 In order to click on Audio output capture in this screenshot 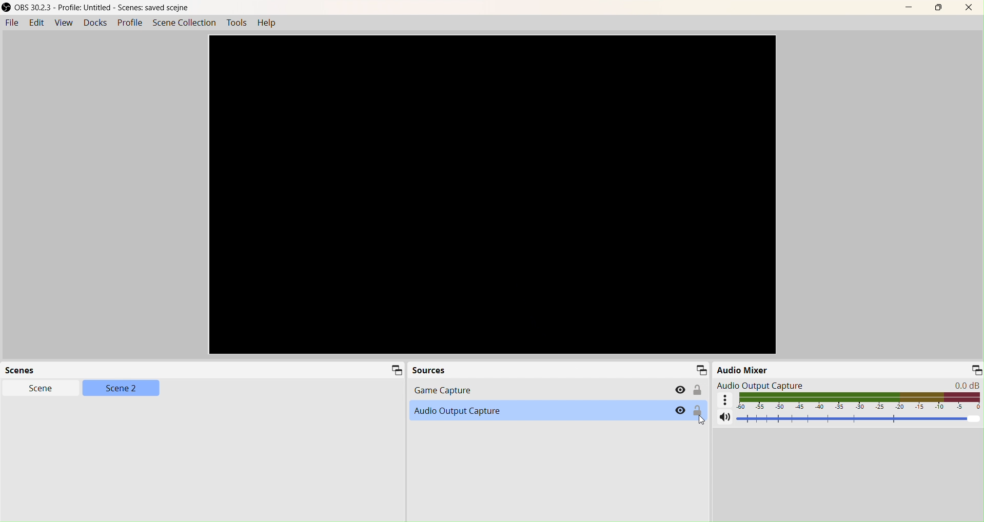, I will do `click(845, 384)`.